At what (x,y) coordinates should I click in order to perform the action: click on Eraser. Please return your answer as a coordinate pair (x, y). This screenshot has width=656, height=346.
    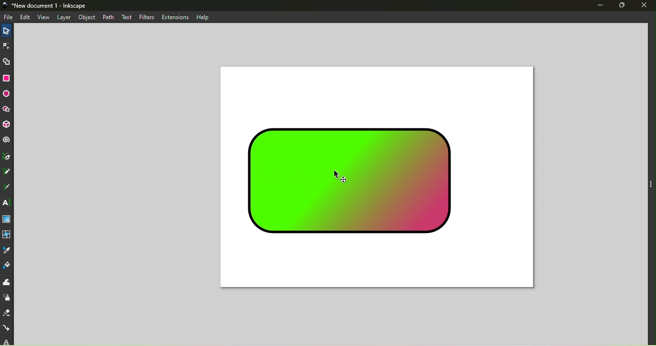
    Looking at the image, I should click on (7, 311).